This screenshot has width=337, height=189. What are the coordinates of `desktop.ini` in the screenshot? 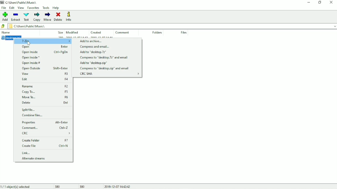 It's located at (57, 37).